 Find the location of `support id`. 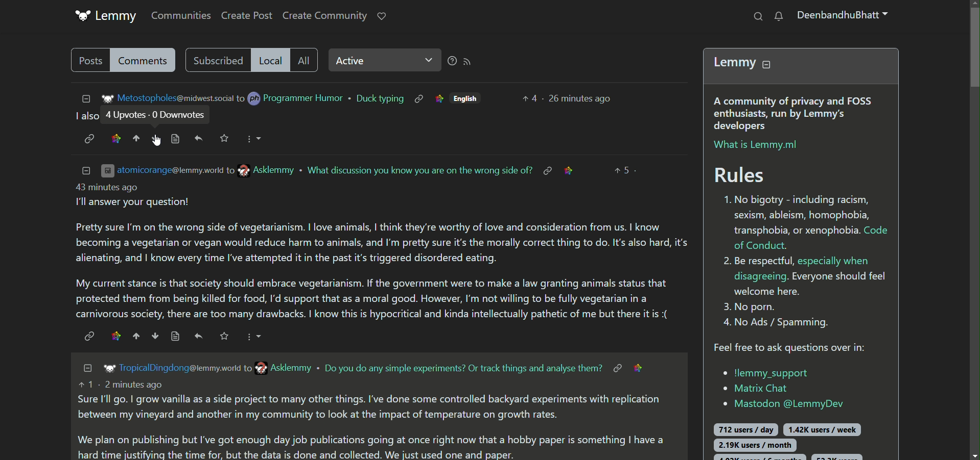

support id is located at coordinates (779, 404).